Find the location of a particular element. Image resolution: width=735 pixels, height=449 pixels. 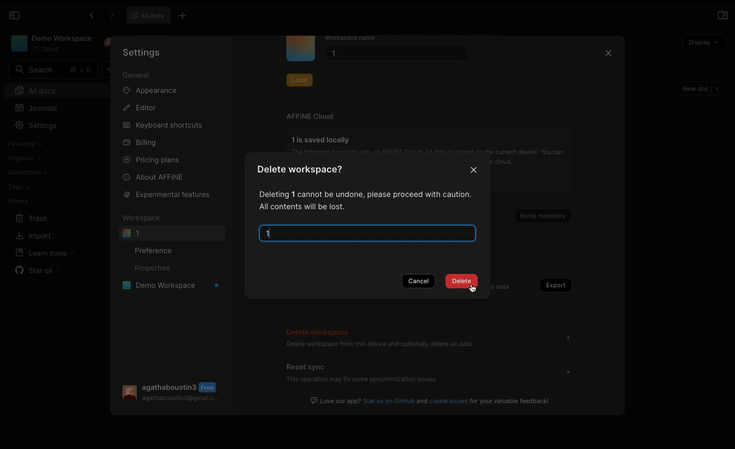

User Image is located at coordinates (128, 393).